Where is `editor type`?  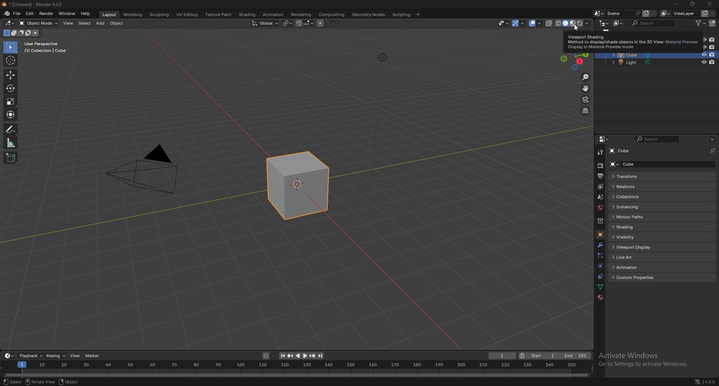
editor type is located at coordinates (9, 24).